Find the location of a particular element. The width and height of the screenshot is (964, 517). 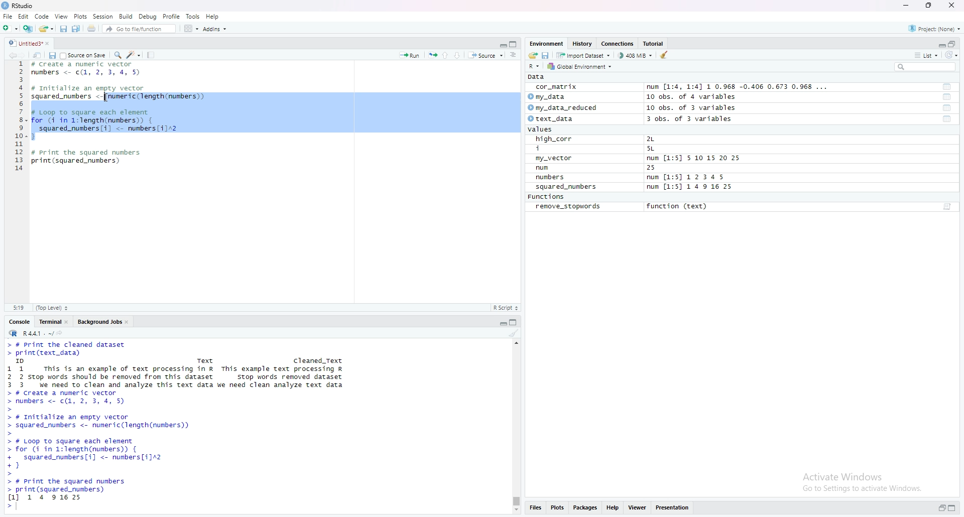

File is located at coordinates (8, 16).